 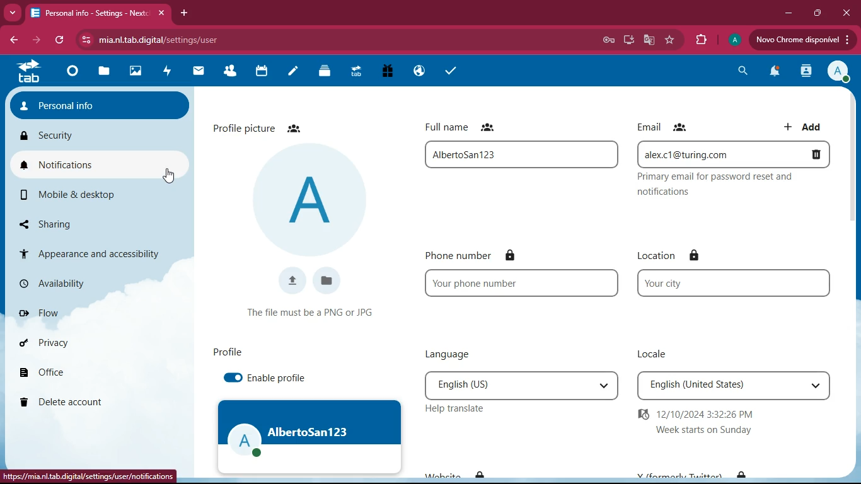 What do you see at coordinates (95, 253) in the screenshot?
I see `appearance` at bounding box center [95, 253].